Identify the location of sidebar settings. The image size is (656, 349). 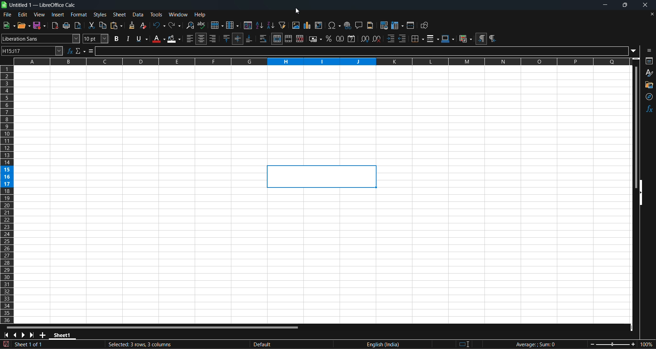
(648, 51).